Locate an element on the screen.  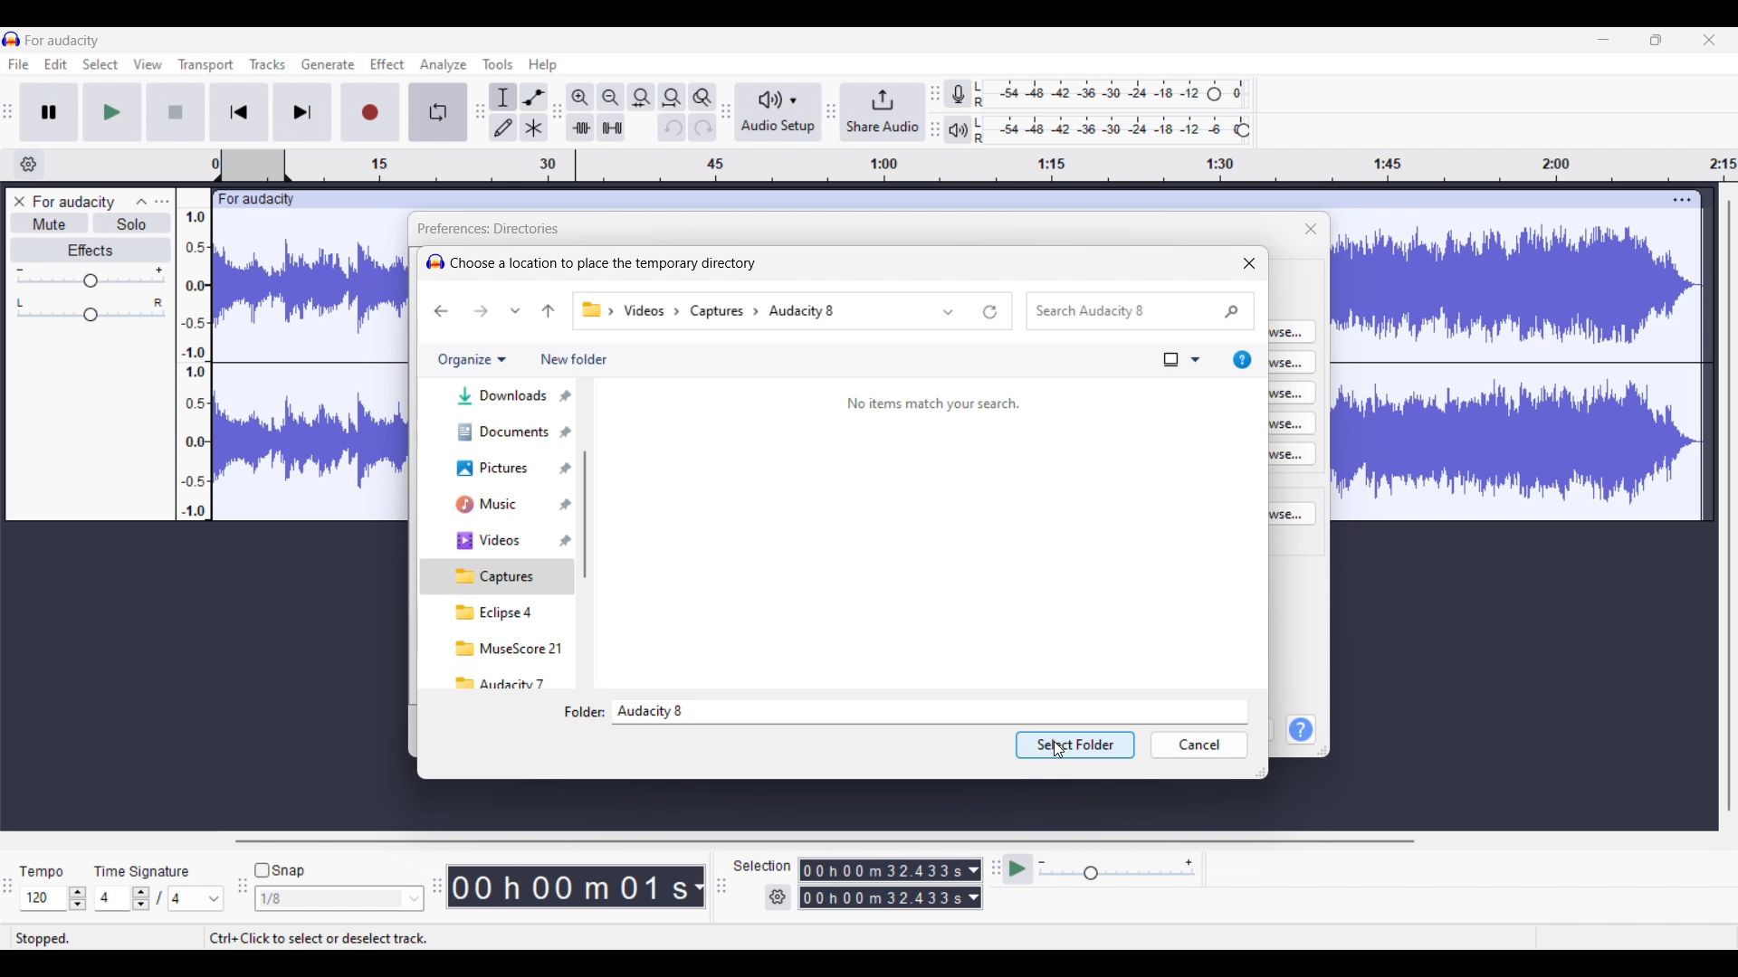
View menu is located at coordinates (148, 64).